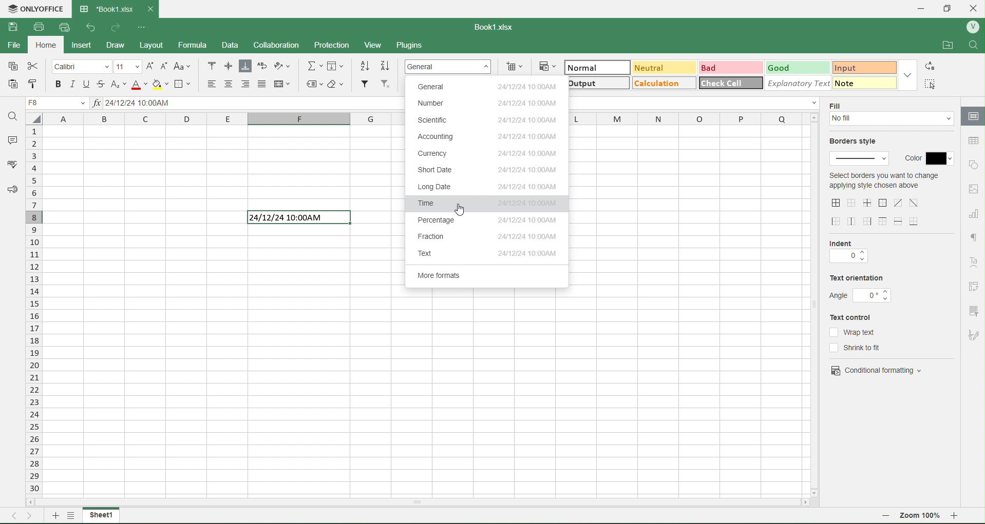 This screenshot has height=524, width=985. Describe the element at coordinates (88, 27) in the screenshot. I see `undo` at that location.